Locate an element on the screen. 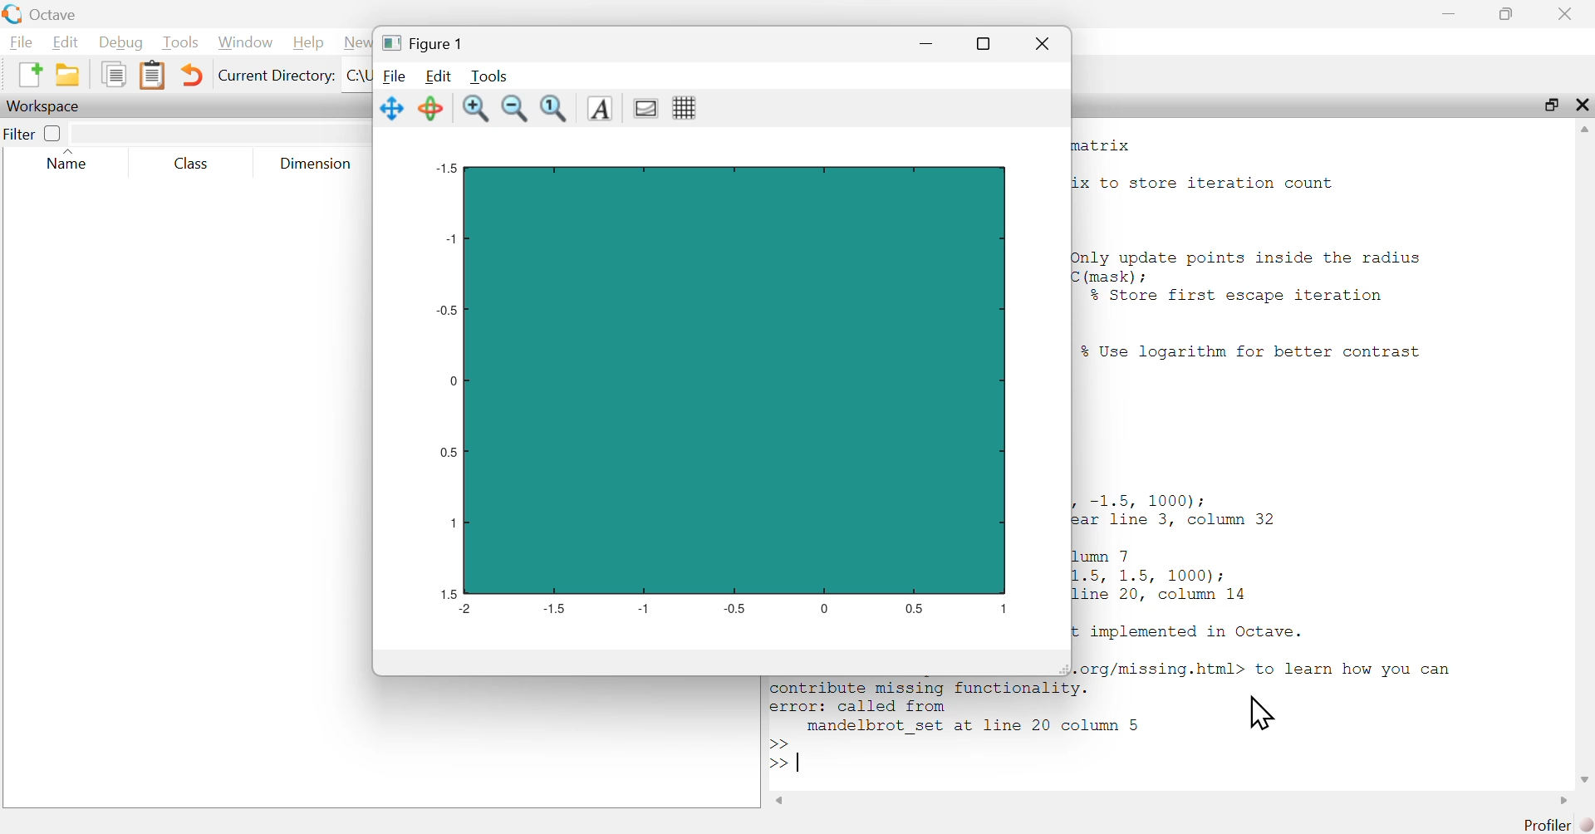  Filter is located at coordinates (34, 133).